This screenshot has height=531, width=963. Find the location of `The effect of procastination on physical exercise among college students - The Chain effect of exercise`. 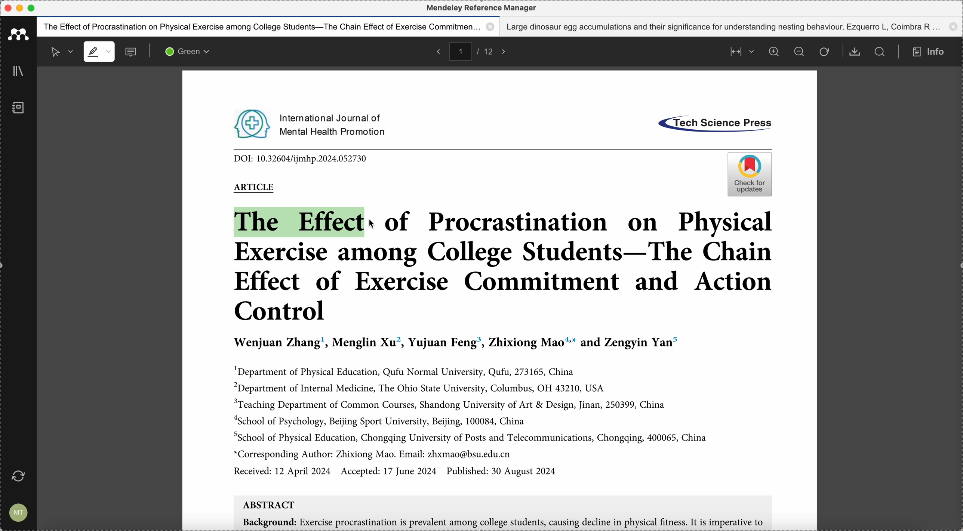

The effect of procastination on physical exercise among college students - The Chain effect of exercise is located at coordinates (268, 27).